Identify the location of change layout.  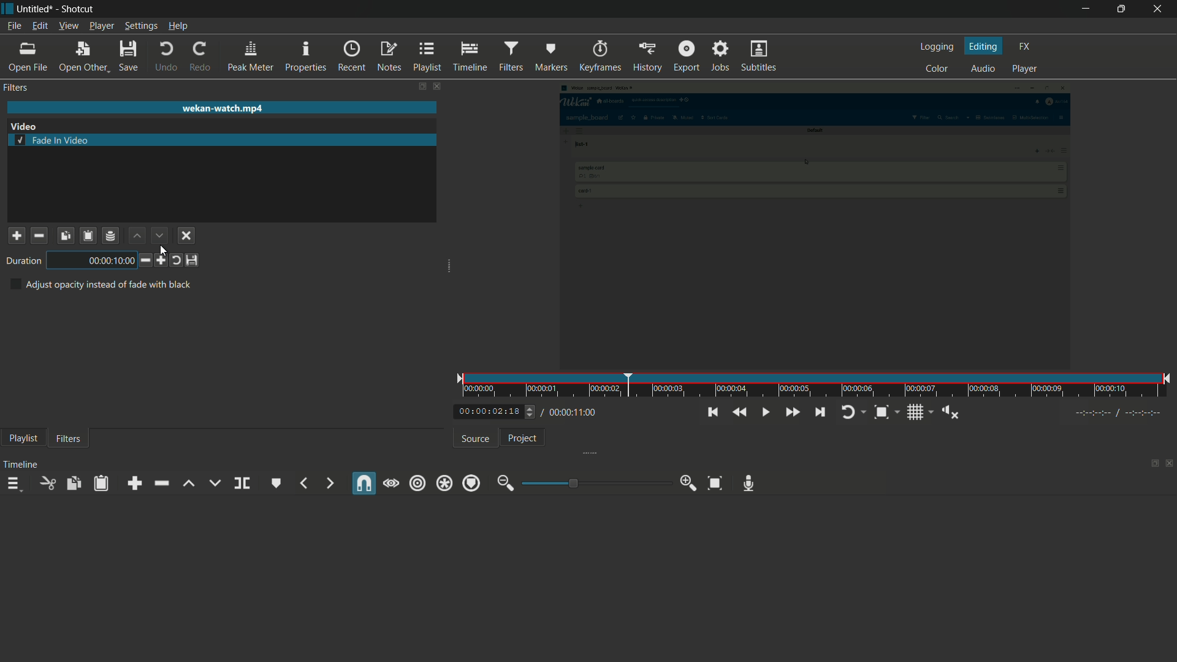
(420, 86).